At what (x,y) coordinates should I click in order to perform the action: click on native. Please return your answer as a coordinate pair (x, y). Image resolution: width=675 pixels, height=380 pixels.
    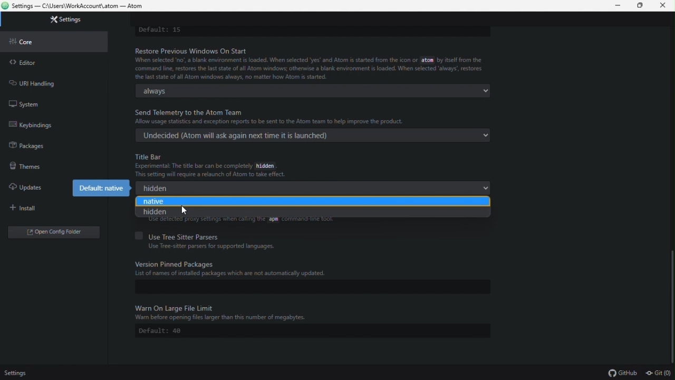
    Looking at the image, I should click on (310, 203).